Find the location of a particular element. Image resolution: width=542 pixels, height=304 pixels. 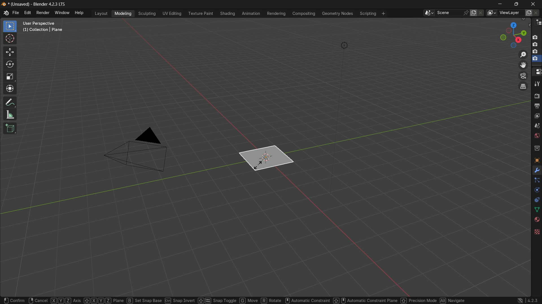

capture is located at coordinates (536, 51).